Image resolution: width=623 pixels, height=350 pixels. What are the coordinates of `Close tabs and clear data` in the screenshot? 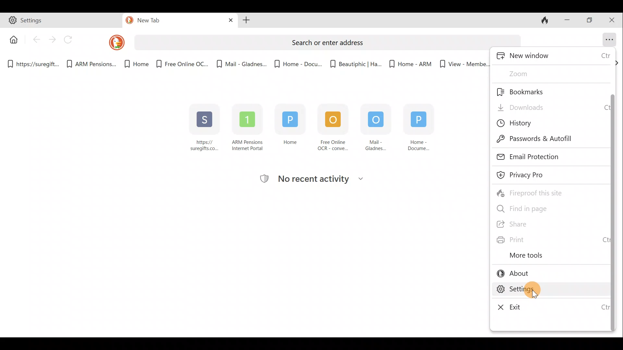 It's located at (545, 20).